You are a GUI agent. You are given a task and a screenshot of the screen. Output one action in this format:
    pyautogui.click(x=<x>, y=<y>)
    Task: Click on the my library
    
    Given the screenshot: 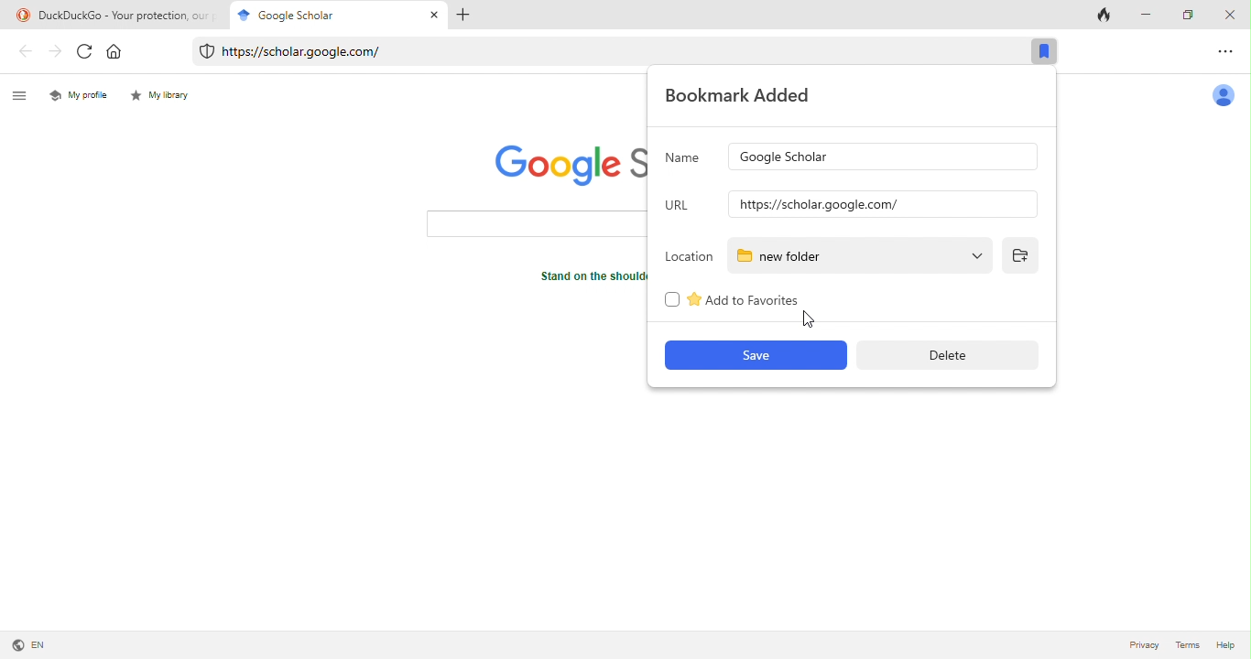 What is the action you would take?
    pyautogui.click(x=166, y=99)
    